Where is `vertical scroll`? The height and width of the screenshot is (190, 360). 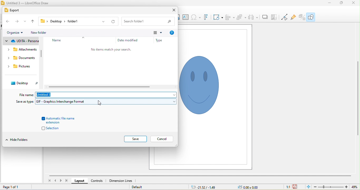
vertical scroll is located at coordinates (356, 100).